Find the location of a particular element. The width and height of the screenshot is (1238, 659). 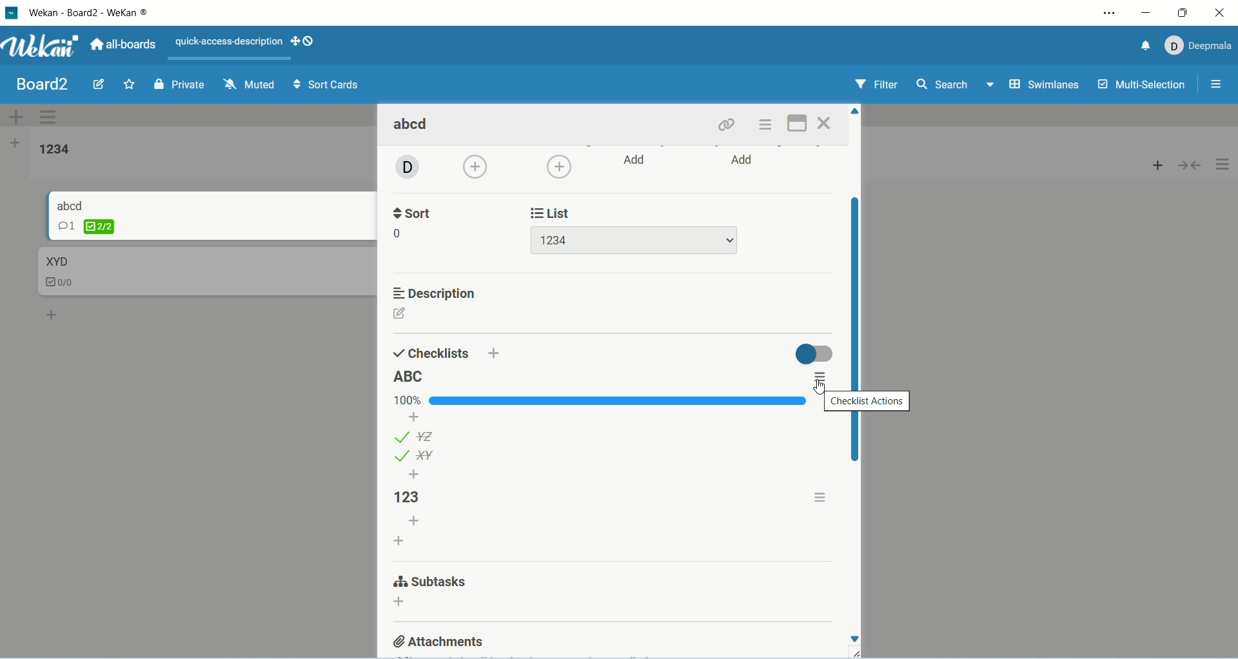

progress is located at coordinates (596, 401).